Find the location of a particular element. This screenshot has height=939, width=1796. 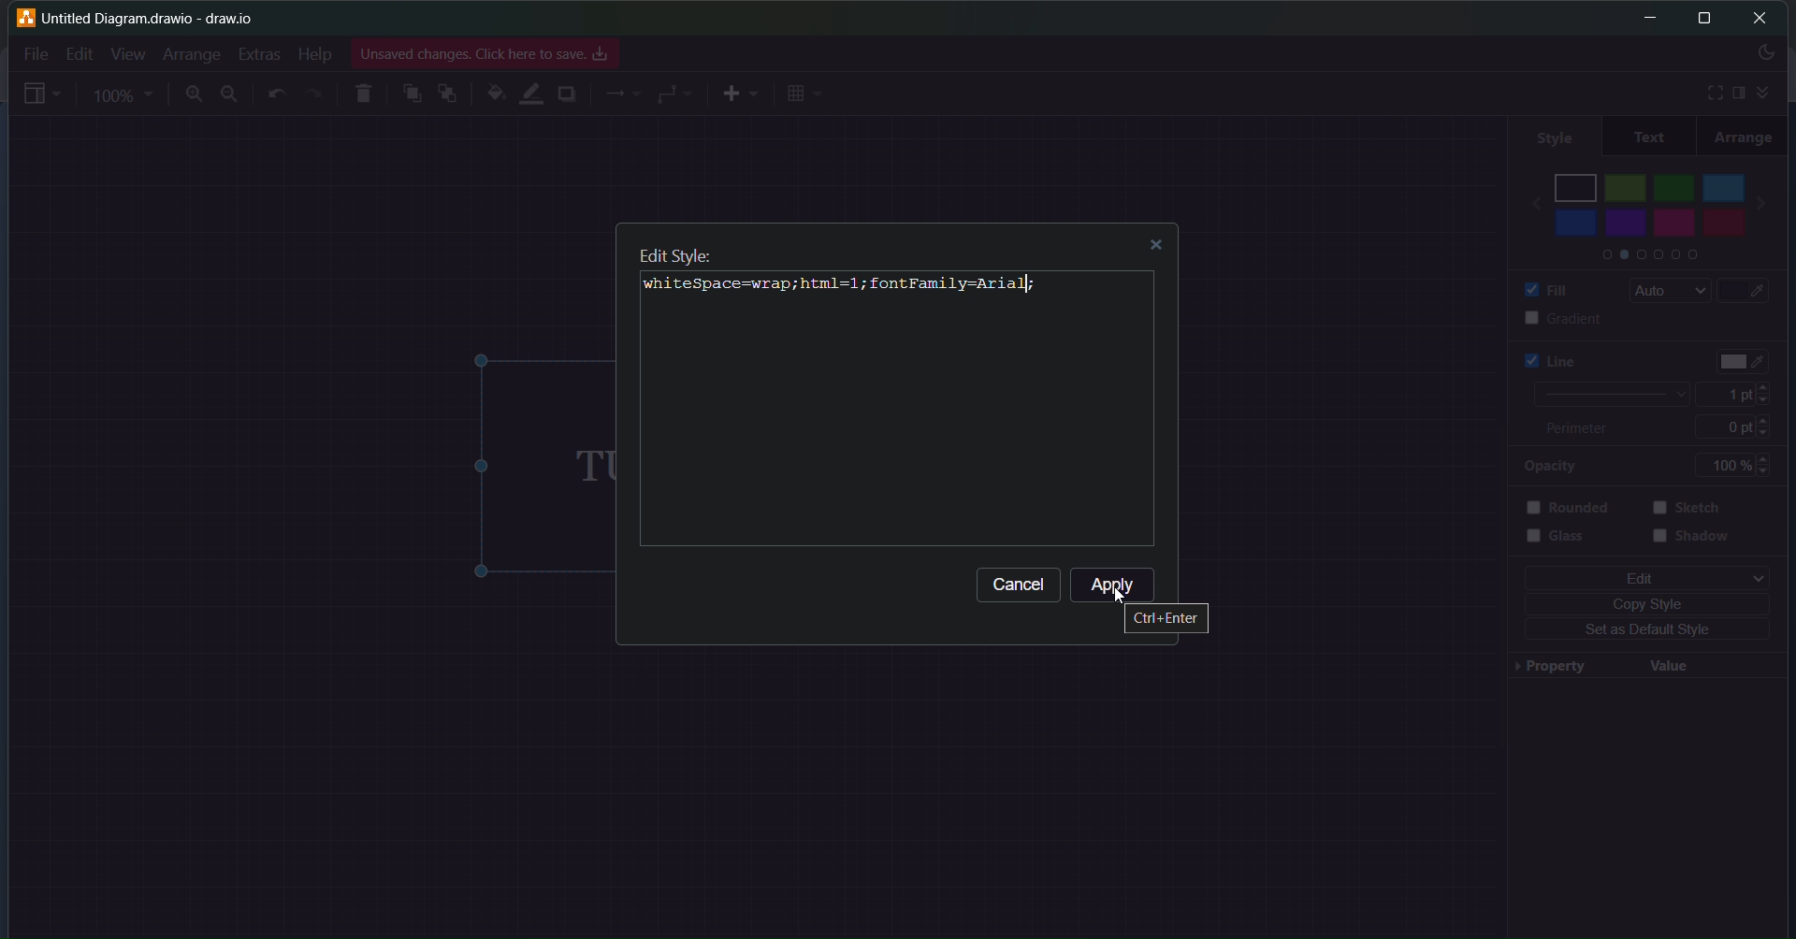

shadow is located at coordinates (568, 96).